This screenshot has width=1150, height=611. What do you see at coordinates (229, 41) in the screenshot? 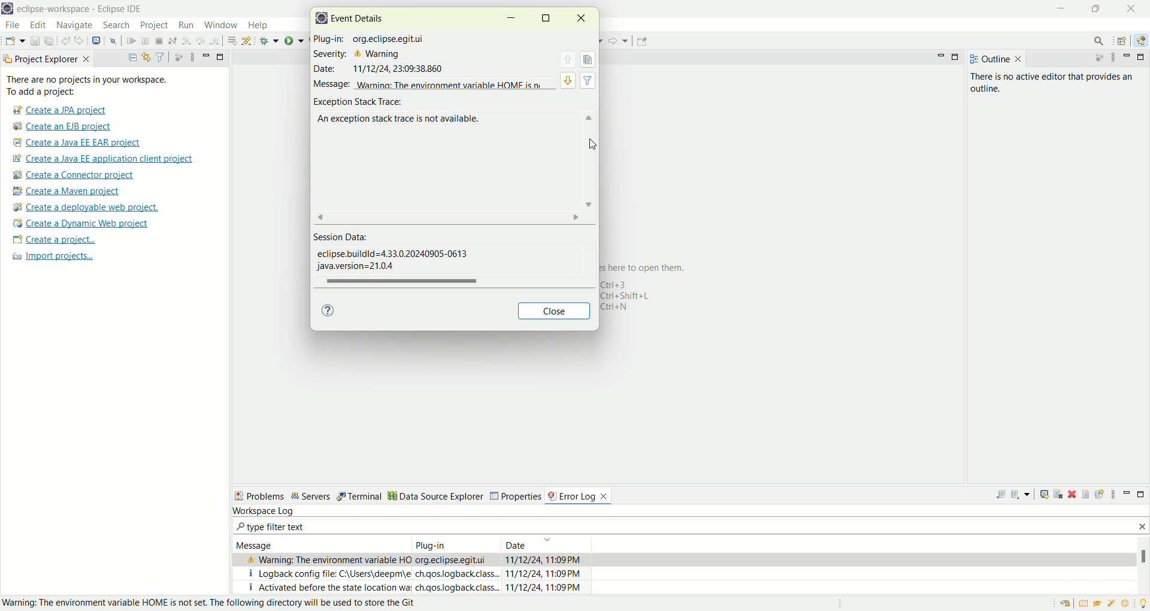
I see `drop to frame` at bounding box center [229, 41].